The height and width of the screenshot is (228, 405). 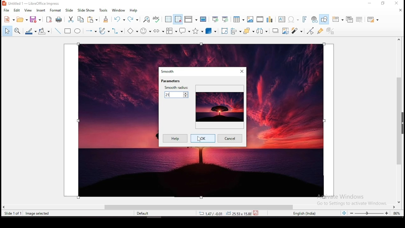 I want to click on restore, so click(x=383, y=4).